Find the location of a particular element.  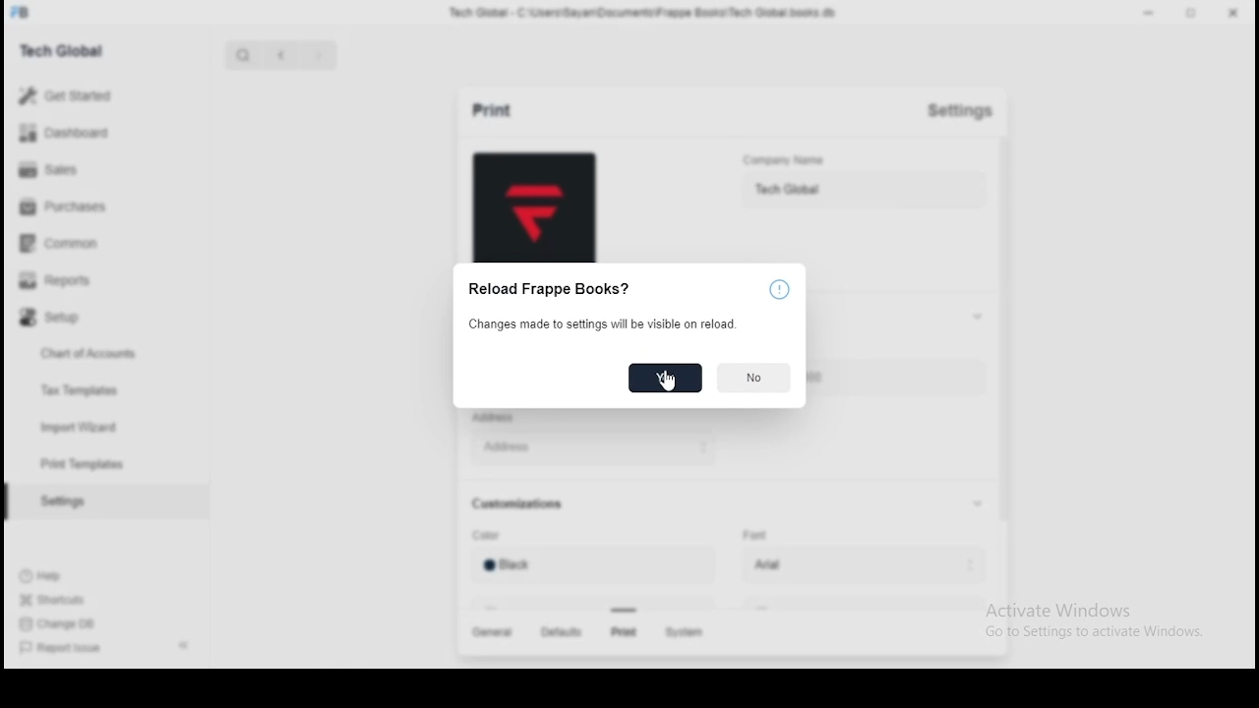

Print  is located at coordinates (622, 632).